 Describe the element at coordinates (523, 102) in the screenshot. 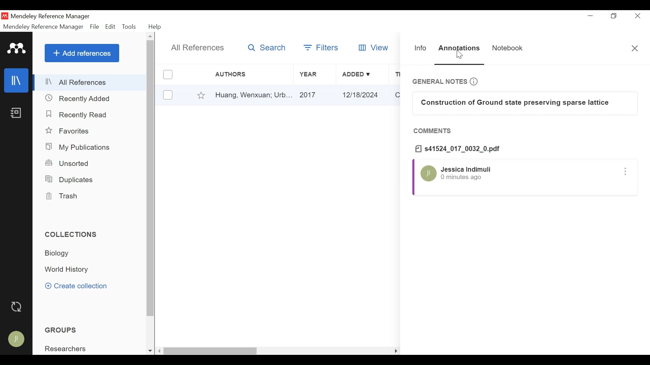

I see `Construction of ground state preserving sparse lattice ` at that location.